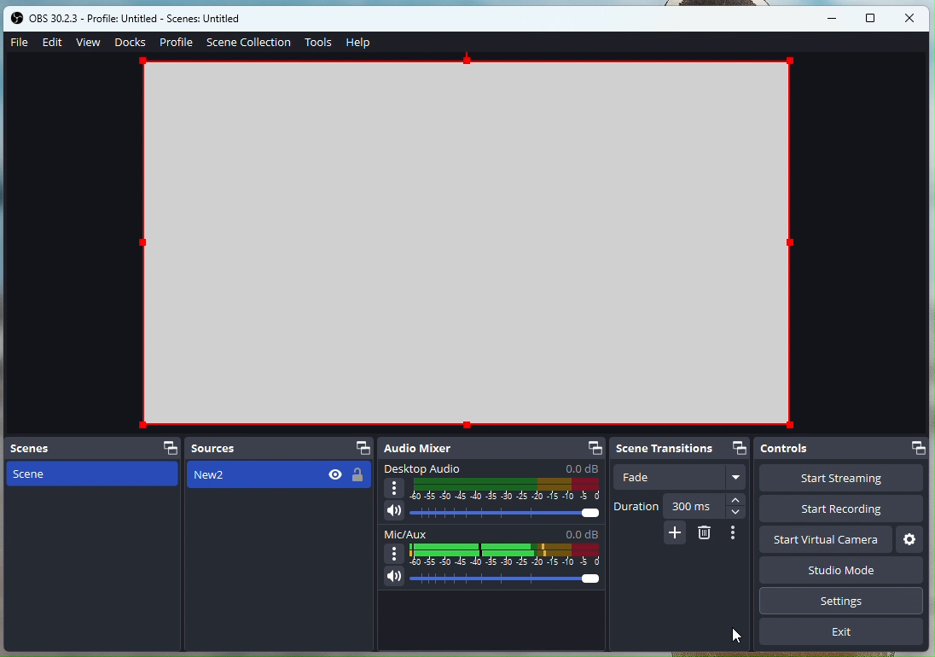 This screenshot has width=935, height=657. Describe the element at coordinates (837, 18) in the screenshot. I see `minimise` at that location.